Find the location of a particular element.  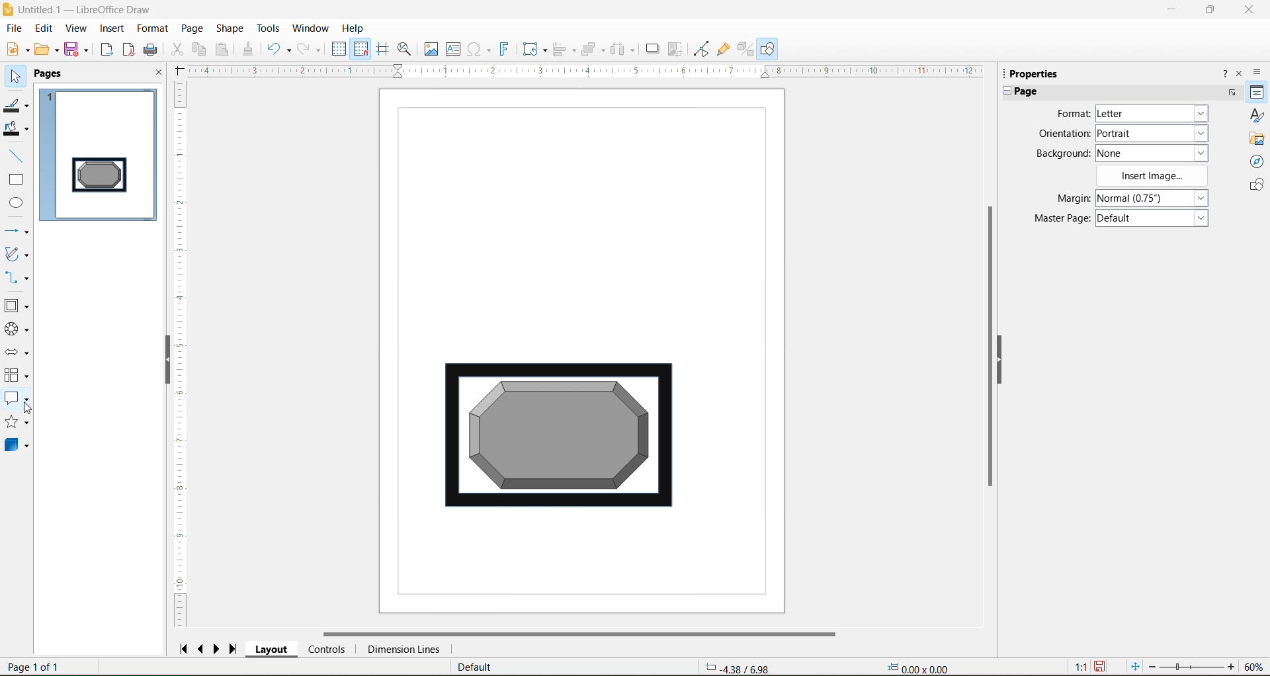

Ruler is located at coordinates (183, 355).